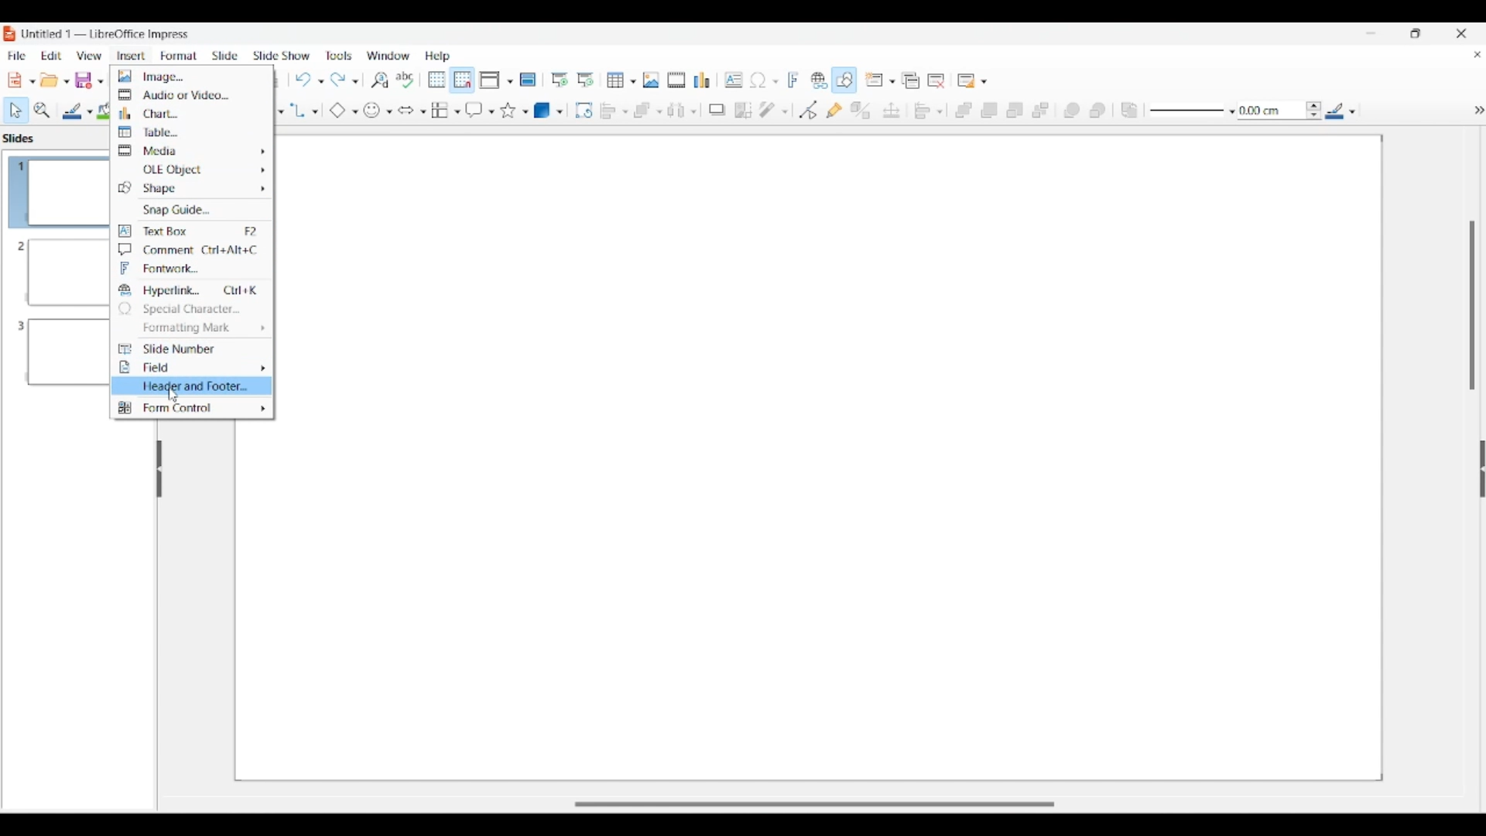 This screenshot has height=836, width=1486. Describe the element at coordinates (682, 110) in the screenshot. I see `Select at least 3 objects to distribute` at that location.